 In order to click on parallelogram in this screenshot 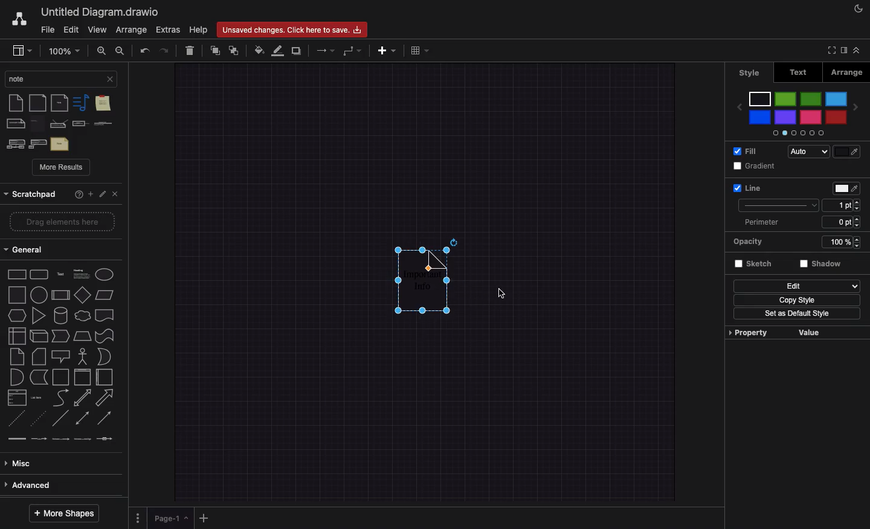, I will do `click(83, 294)`.